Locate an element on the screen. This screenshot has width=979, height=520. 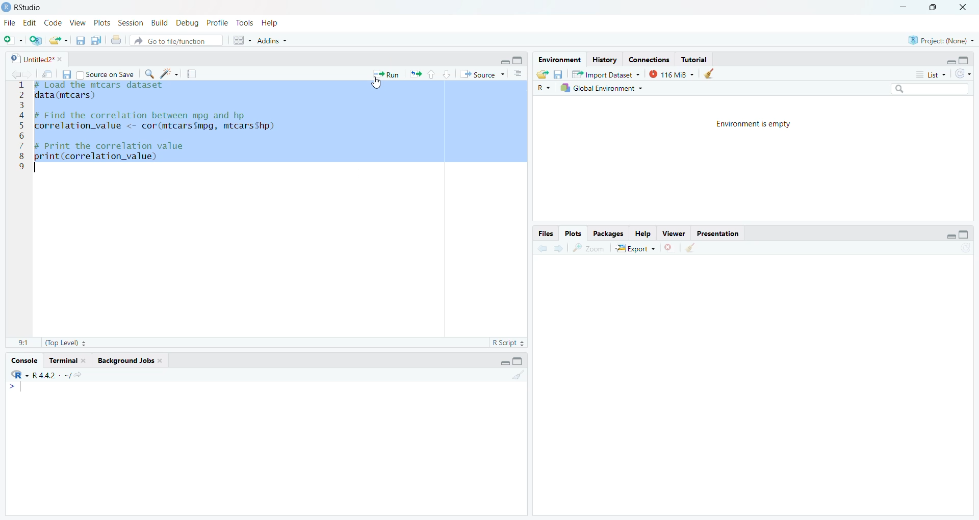
Profile is located at coordinates (216, 21).